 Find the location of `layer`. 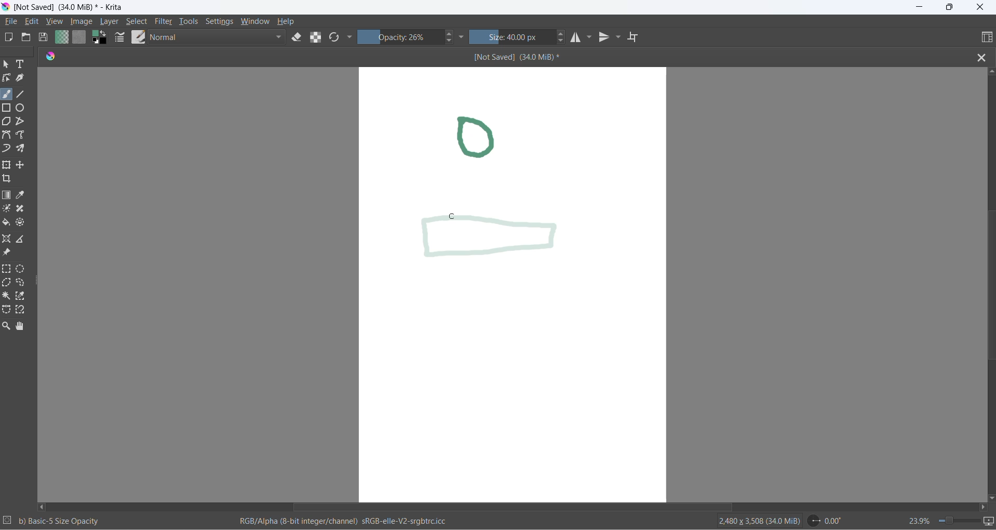

layer is located at coordinates (110, 21).